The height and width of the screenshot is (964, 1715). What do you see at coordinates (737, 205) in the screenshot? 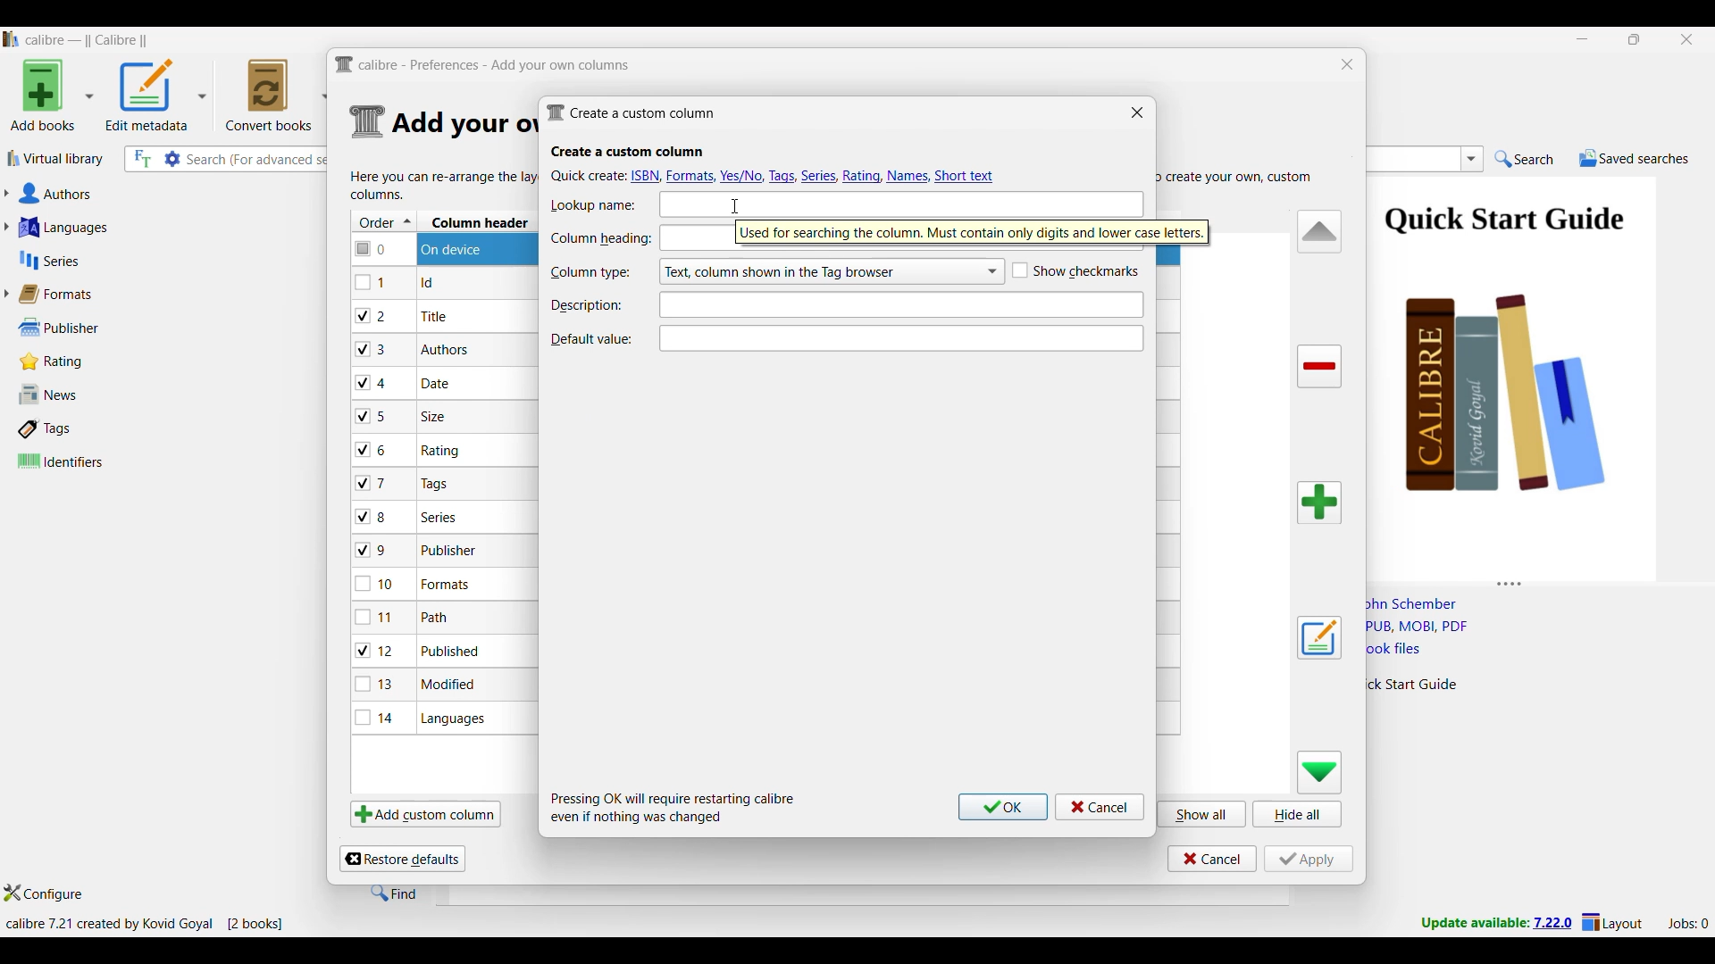
I see `cursor` at bounding box center [737, 205].